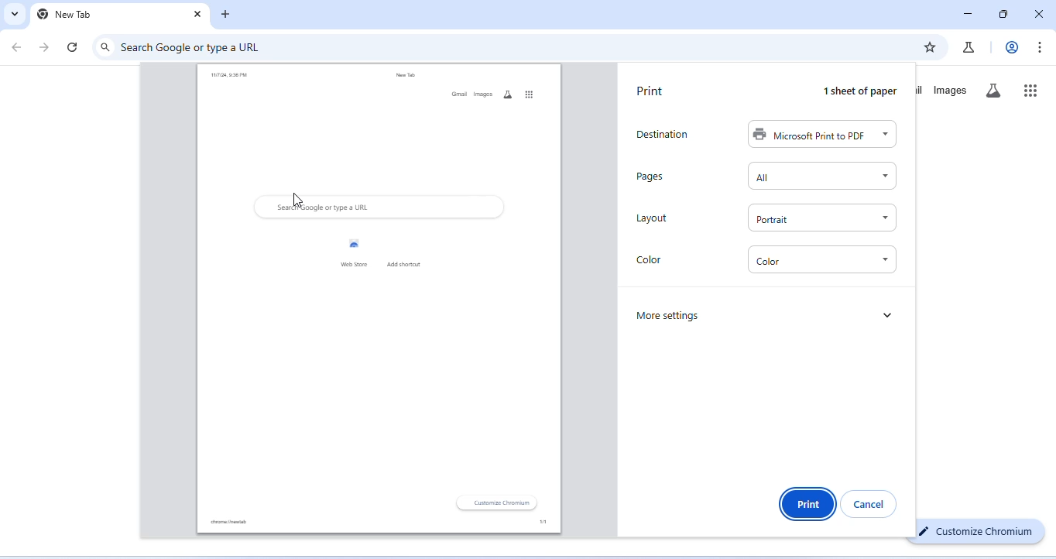  I want to click on print, so click(806, 502).